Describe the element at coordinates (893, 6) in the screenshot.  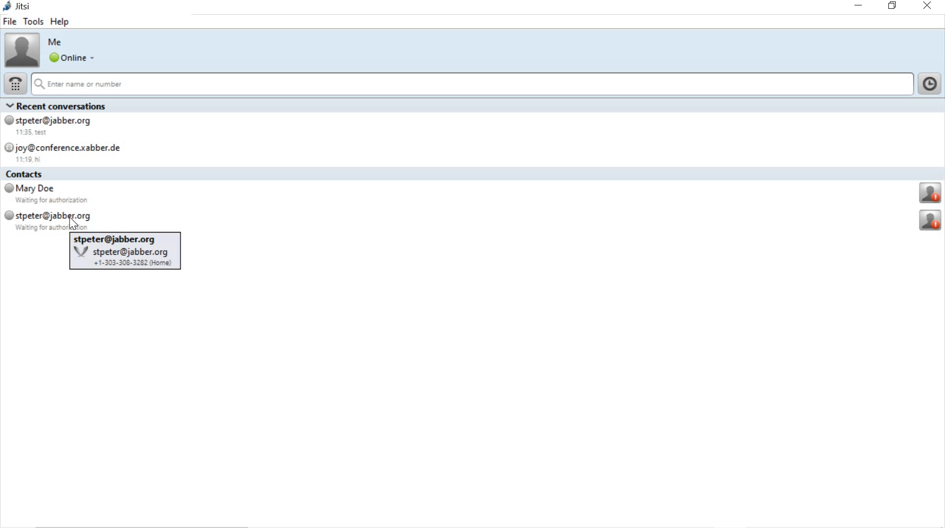
I see `restore down` at that location.